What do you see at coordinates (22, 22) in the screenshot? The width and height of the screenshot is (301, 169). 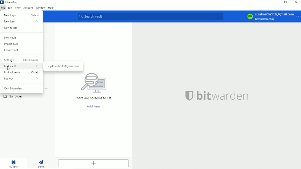 I see `New item` at bounding box center [22, 22].